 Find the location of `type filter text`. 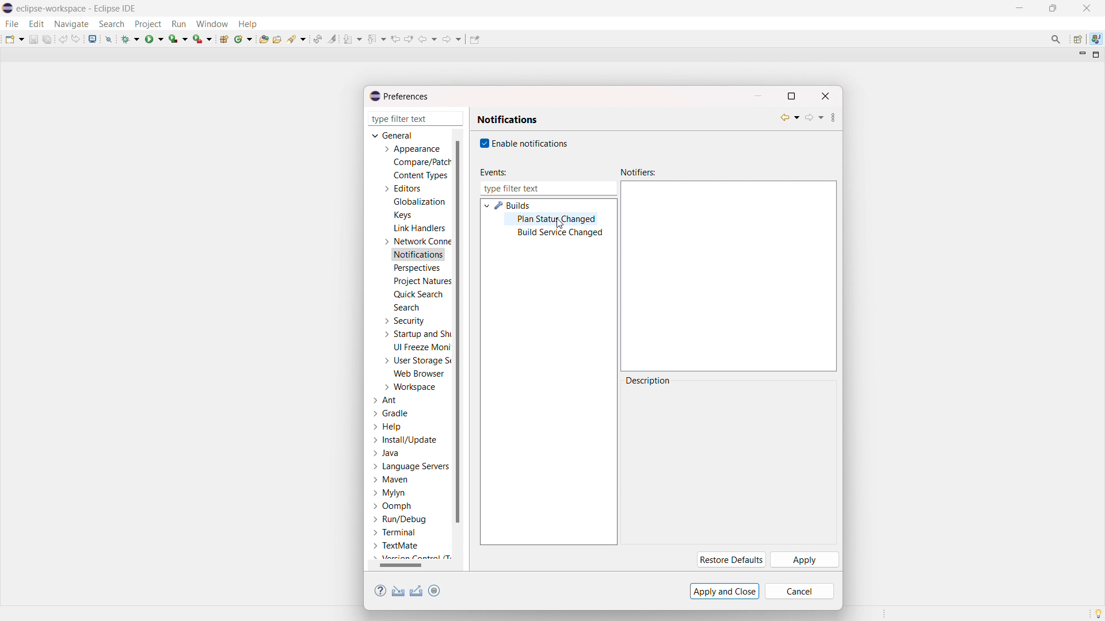

type filter text is located at coordinates (417, 118).